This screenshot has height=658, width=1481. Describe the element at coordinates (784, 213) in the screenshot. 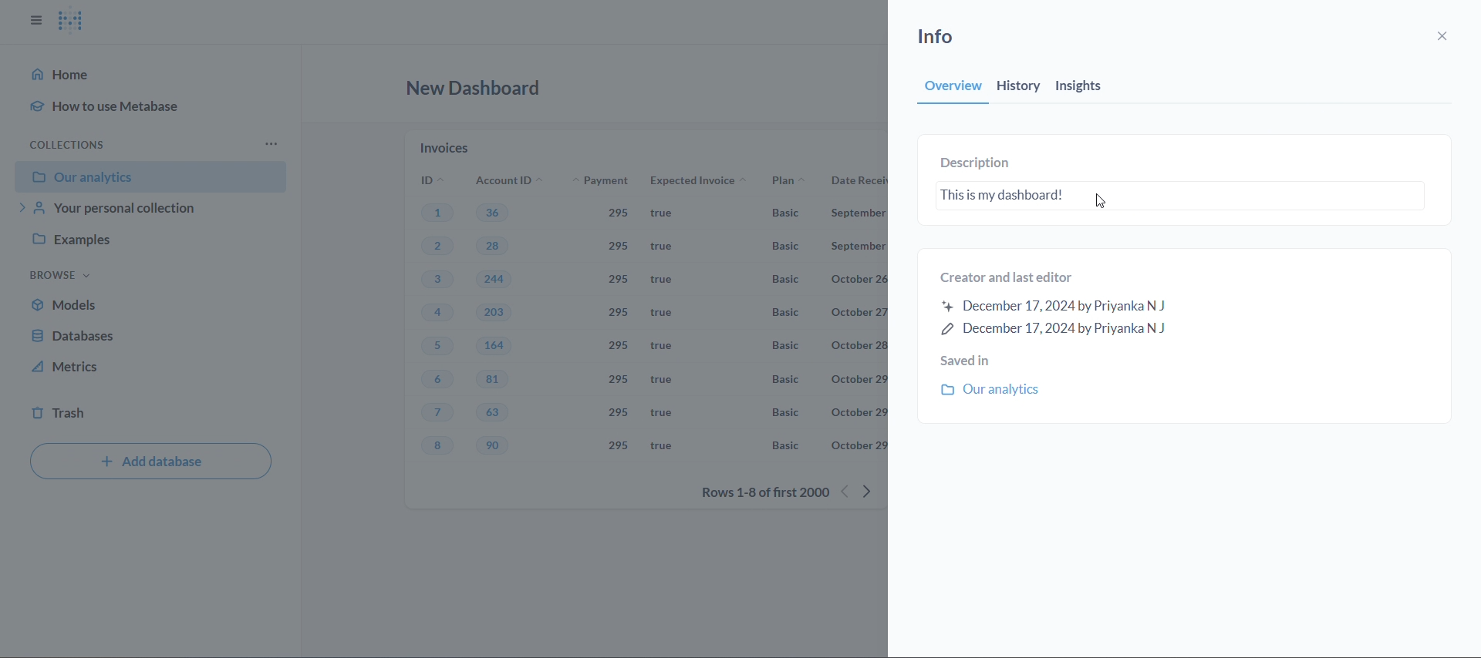

I see `Basic` at that location.